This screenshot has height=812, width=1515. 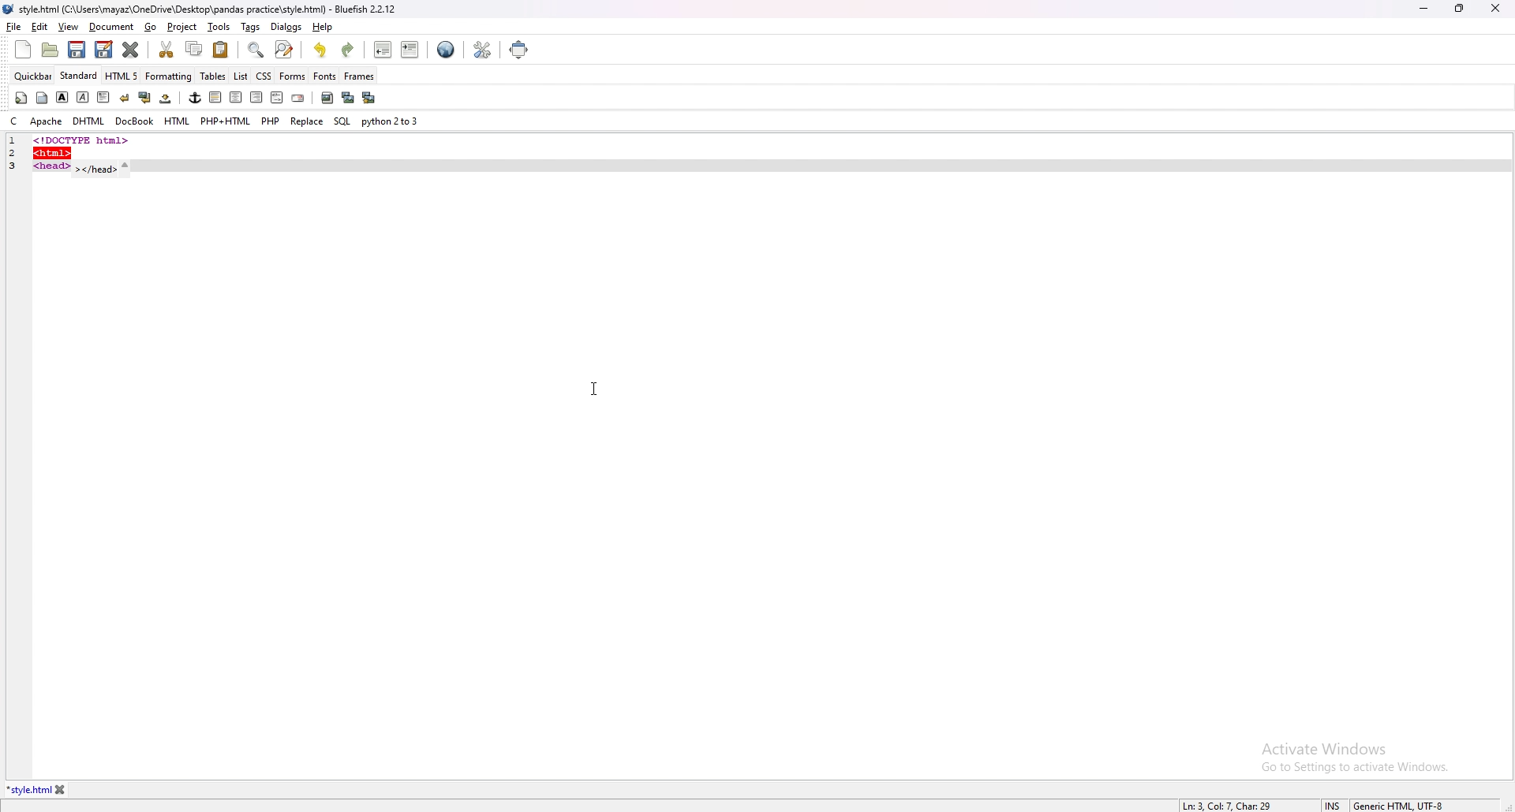 What do you see at coordinates (195, 49) in the screenshot?
I see `copy` at bounding box center [195, 49].